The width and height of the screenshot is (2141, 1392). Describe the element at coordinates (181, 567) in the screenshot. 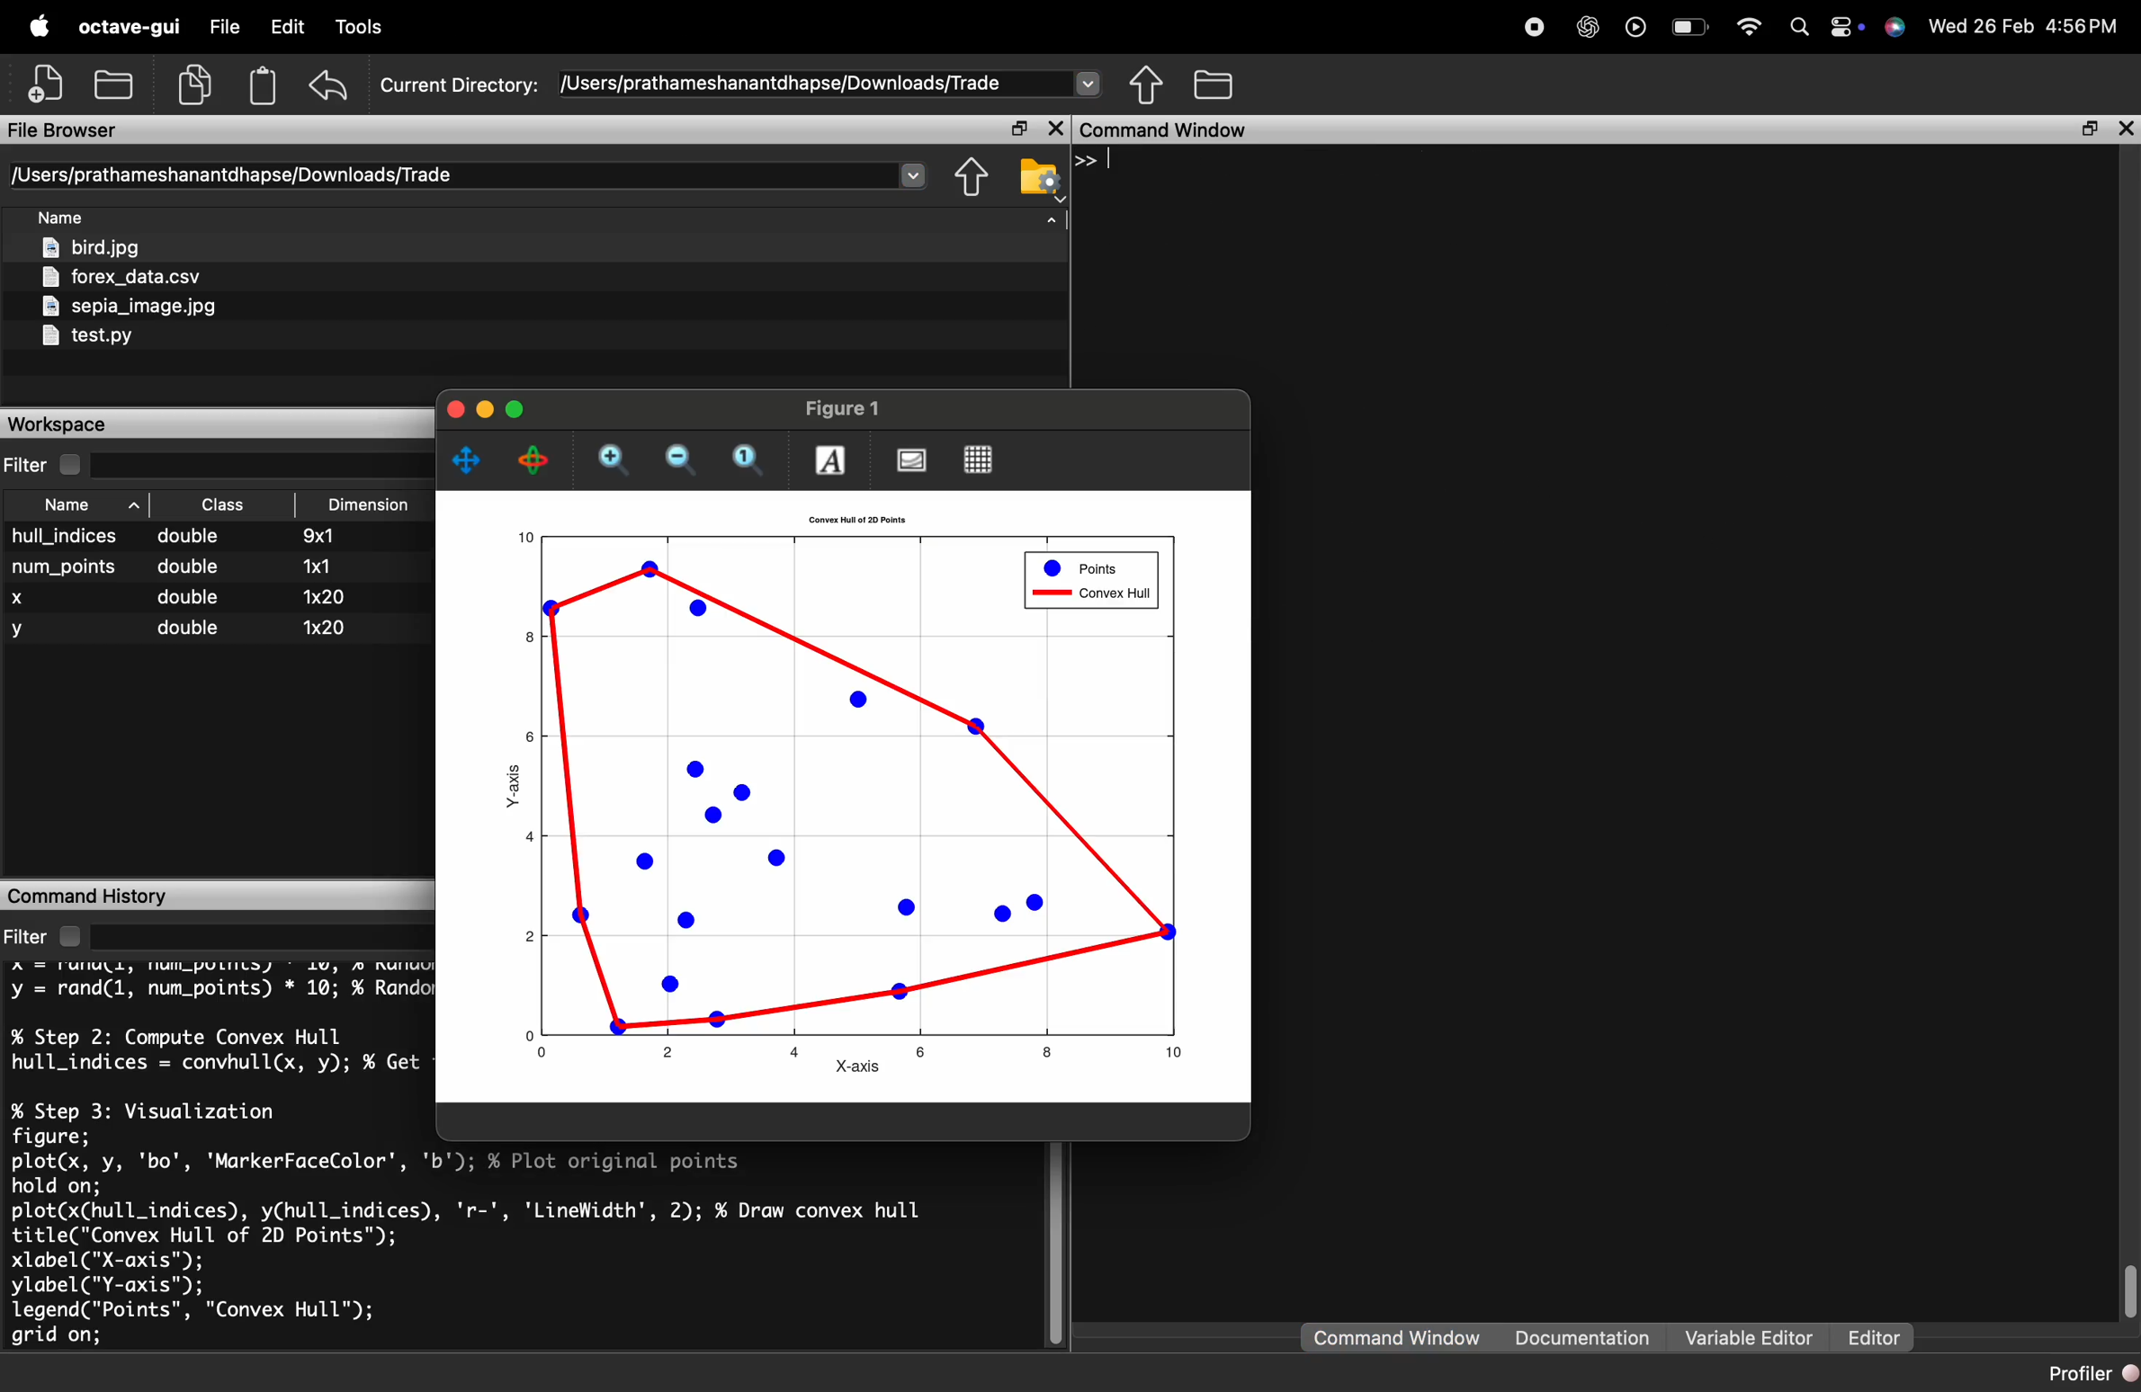

I see `num_points double 1x1` at that location.